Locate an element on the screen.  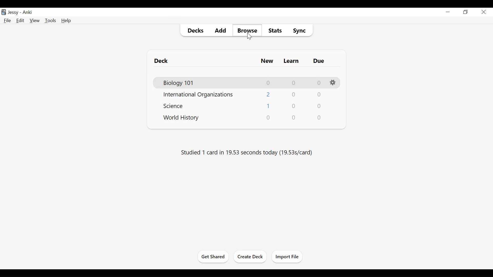
Due Card is located at coordinates (320, 61).